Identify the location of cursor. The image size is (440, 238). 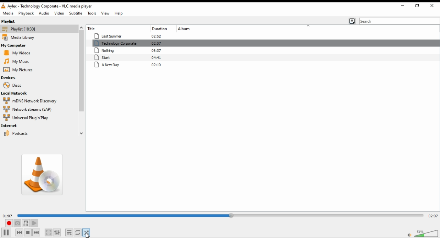
(88, 235).